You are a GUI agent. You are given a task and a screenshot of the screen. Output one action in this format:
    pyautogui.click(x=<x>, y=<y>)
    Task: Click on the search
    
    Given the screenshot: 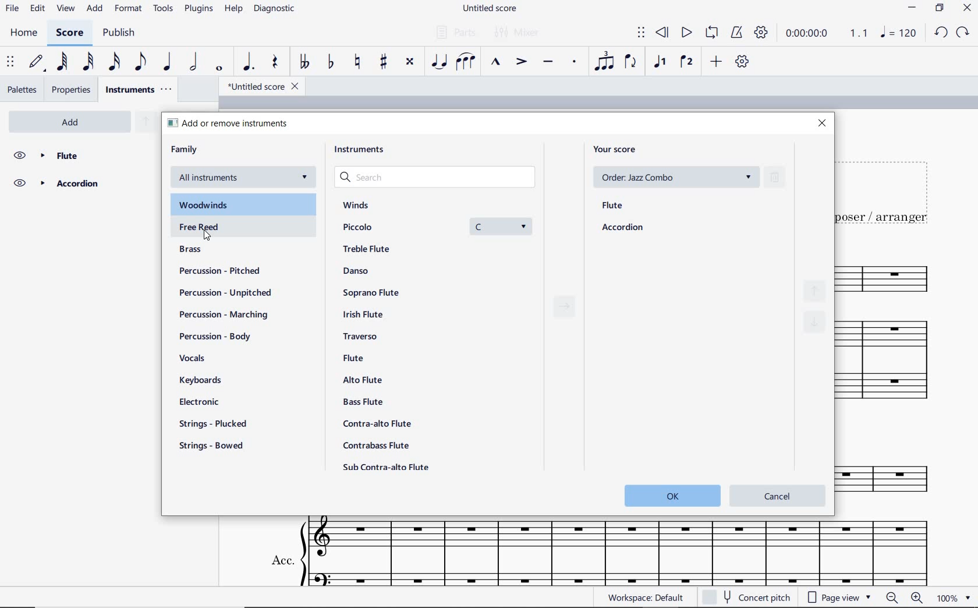 What is the action you would take?
    pyautogui.click(x=440, y=179)
    